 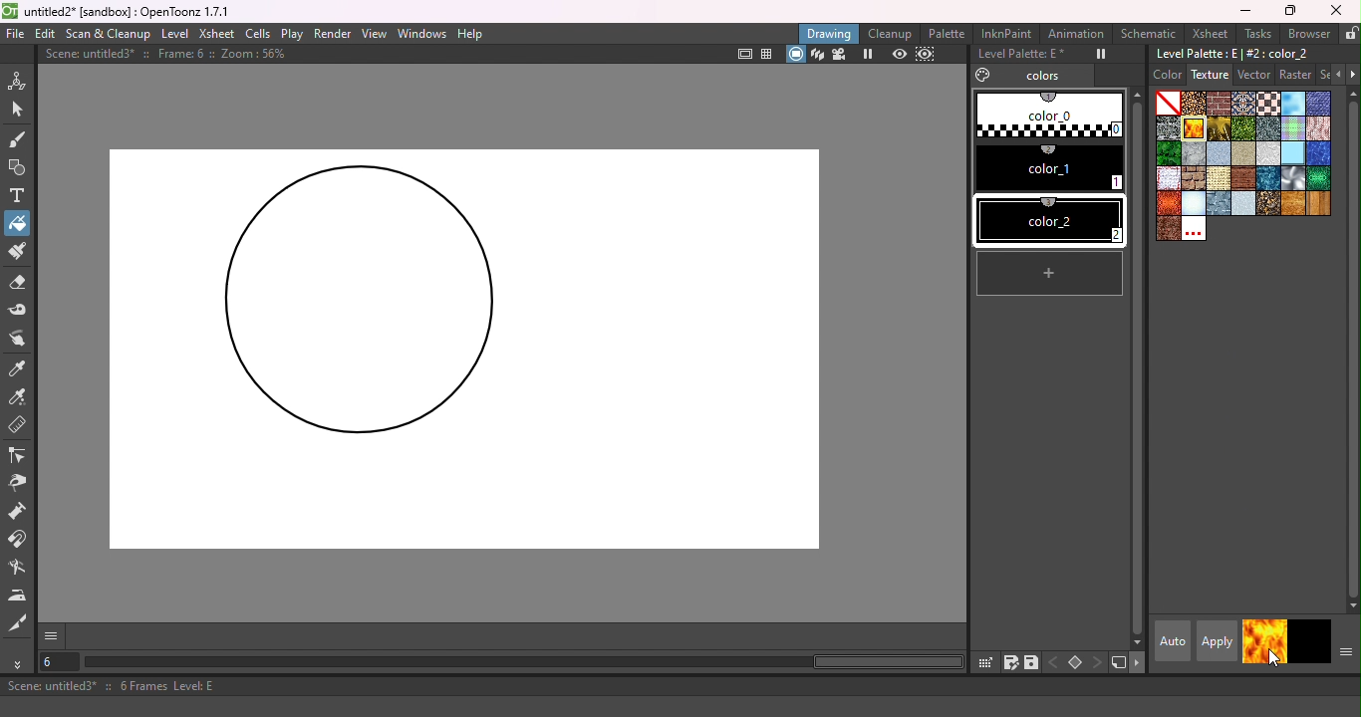 I want to click on Texture, so click(x=1209, y=74).